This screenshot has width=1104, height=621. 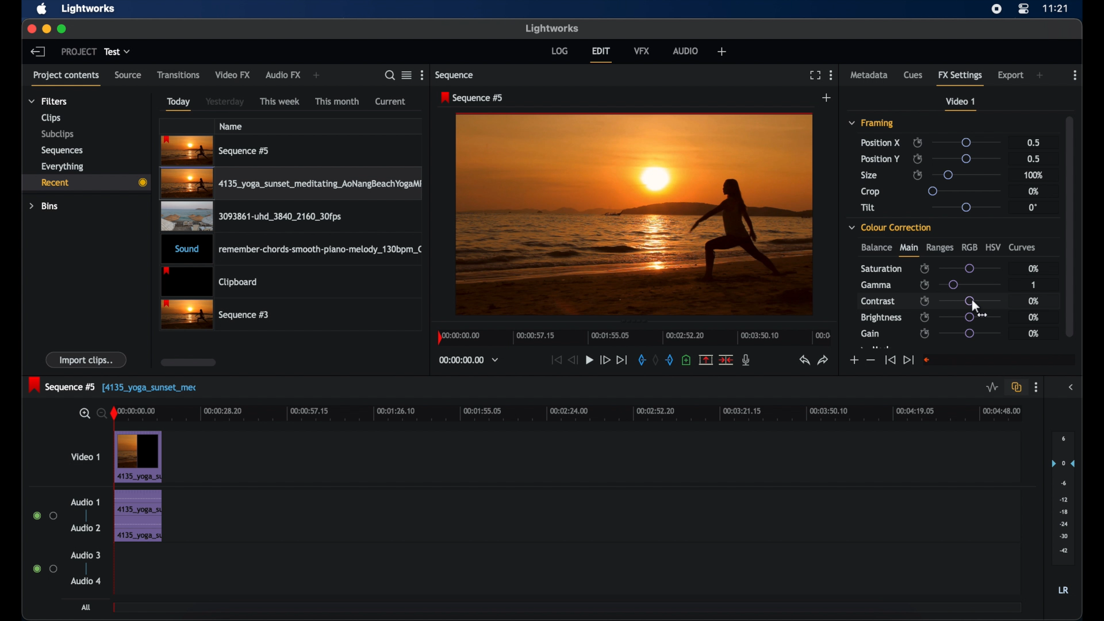 What do you see at coordinates (908, 360) in the screenshot?
I see `jump to end` at bounding box center [908, 360].